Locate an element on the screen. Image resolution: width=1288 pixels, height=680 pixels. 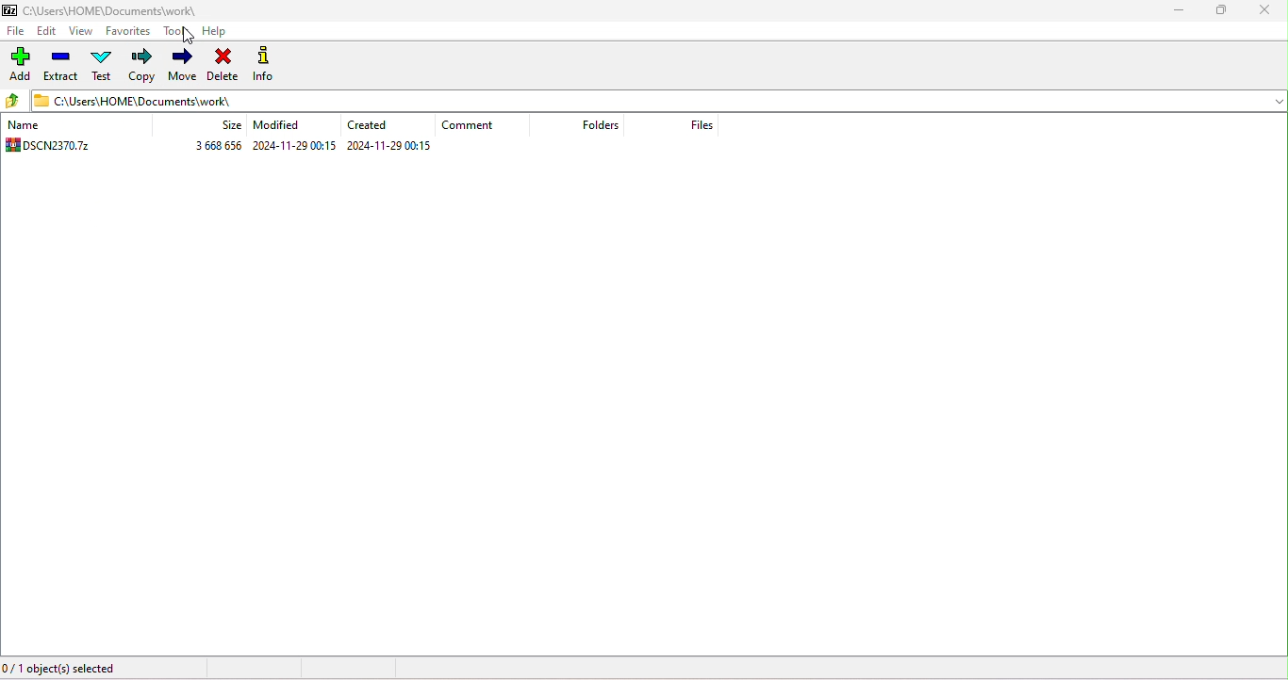
info is located at coordinates (270, 66).